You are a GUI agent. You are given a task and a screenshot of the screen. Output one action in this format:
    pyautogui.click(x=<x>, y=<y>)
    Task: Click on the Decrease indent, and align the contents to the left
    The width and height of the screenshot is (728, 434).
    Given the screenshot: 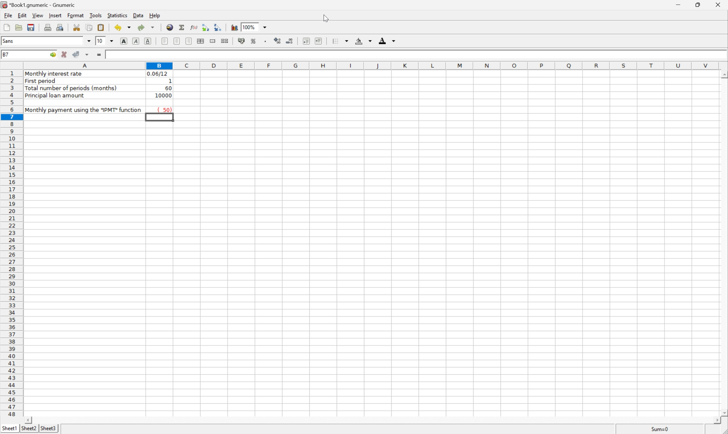 What is the action you would take?
    pyautogui.click(x=306, y=41)
    